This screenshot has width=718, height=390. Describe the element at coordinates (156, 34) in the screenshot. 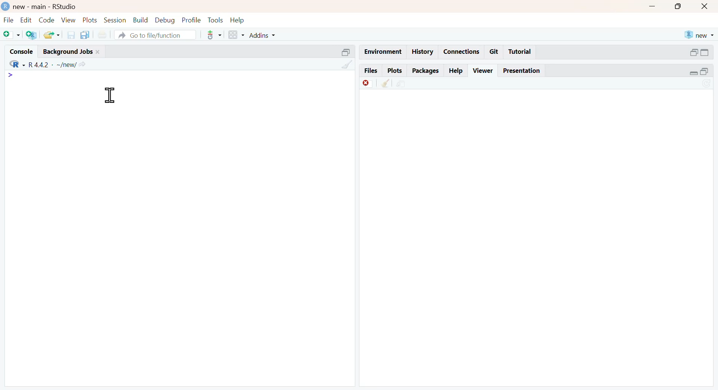

I see `go to file/function` at that location.